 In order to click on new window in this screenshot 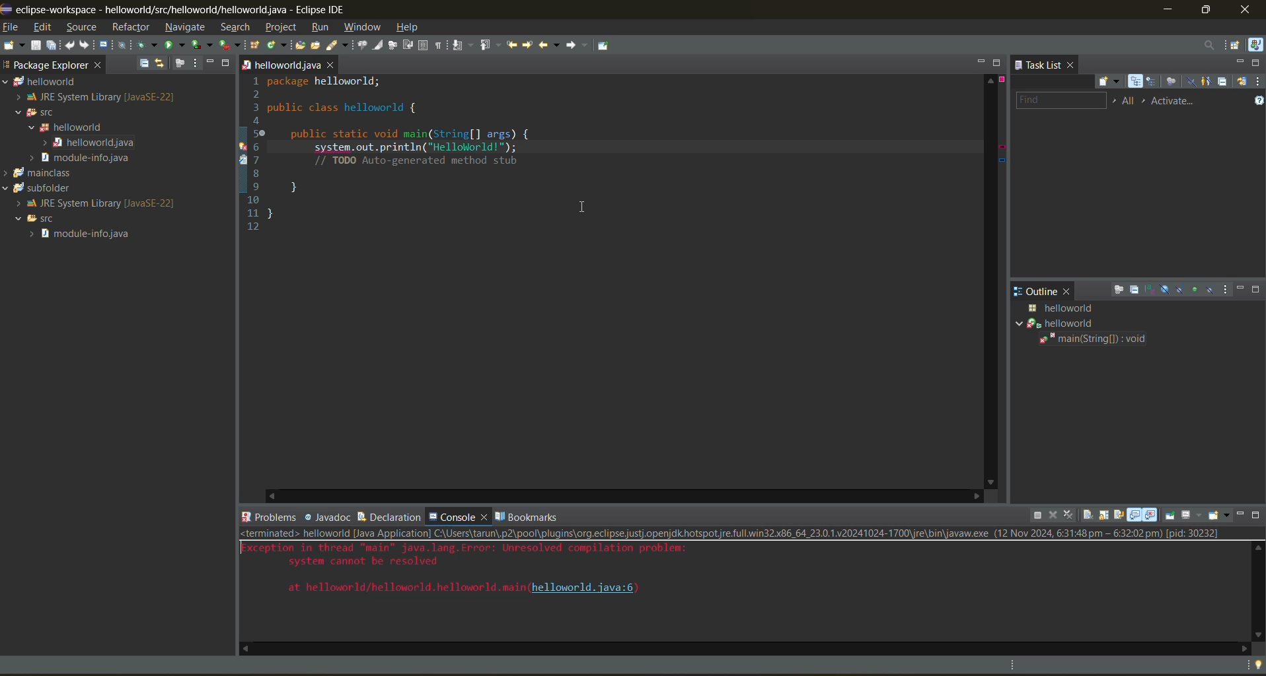, I will do `click(403, 47)`.